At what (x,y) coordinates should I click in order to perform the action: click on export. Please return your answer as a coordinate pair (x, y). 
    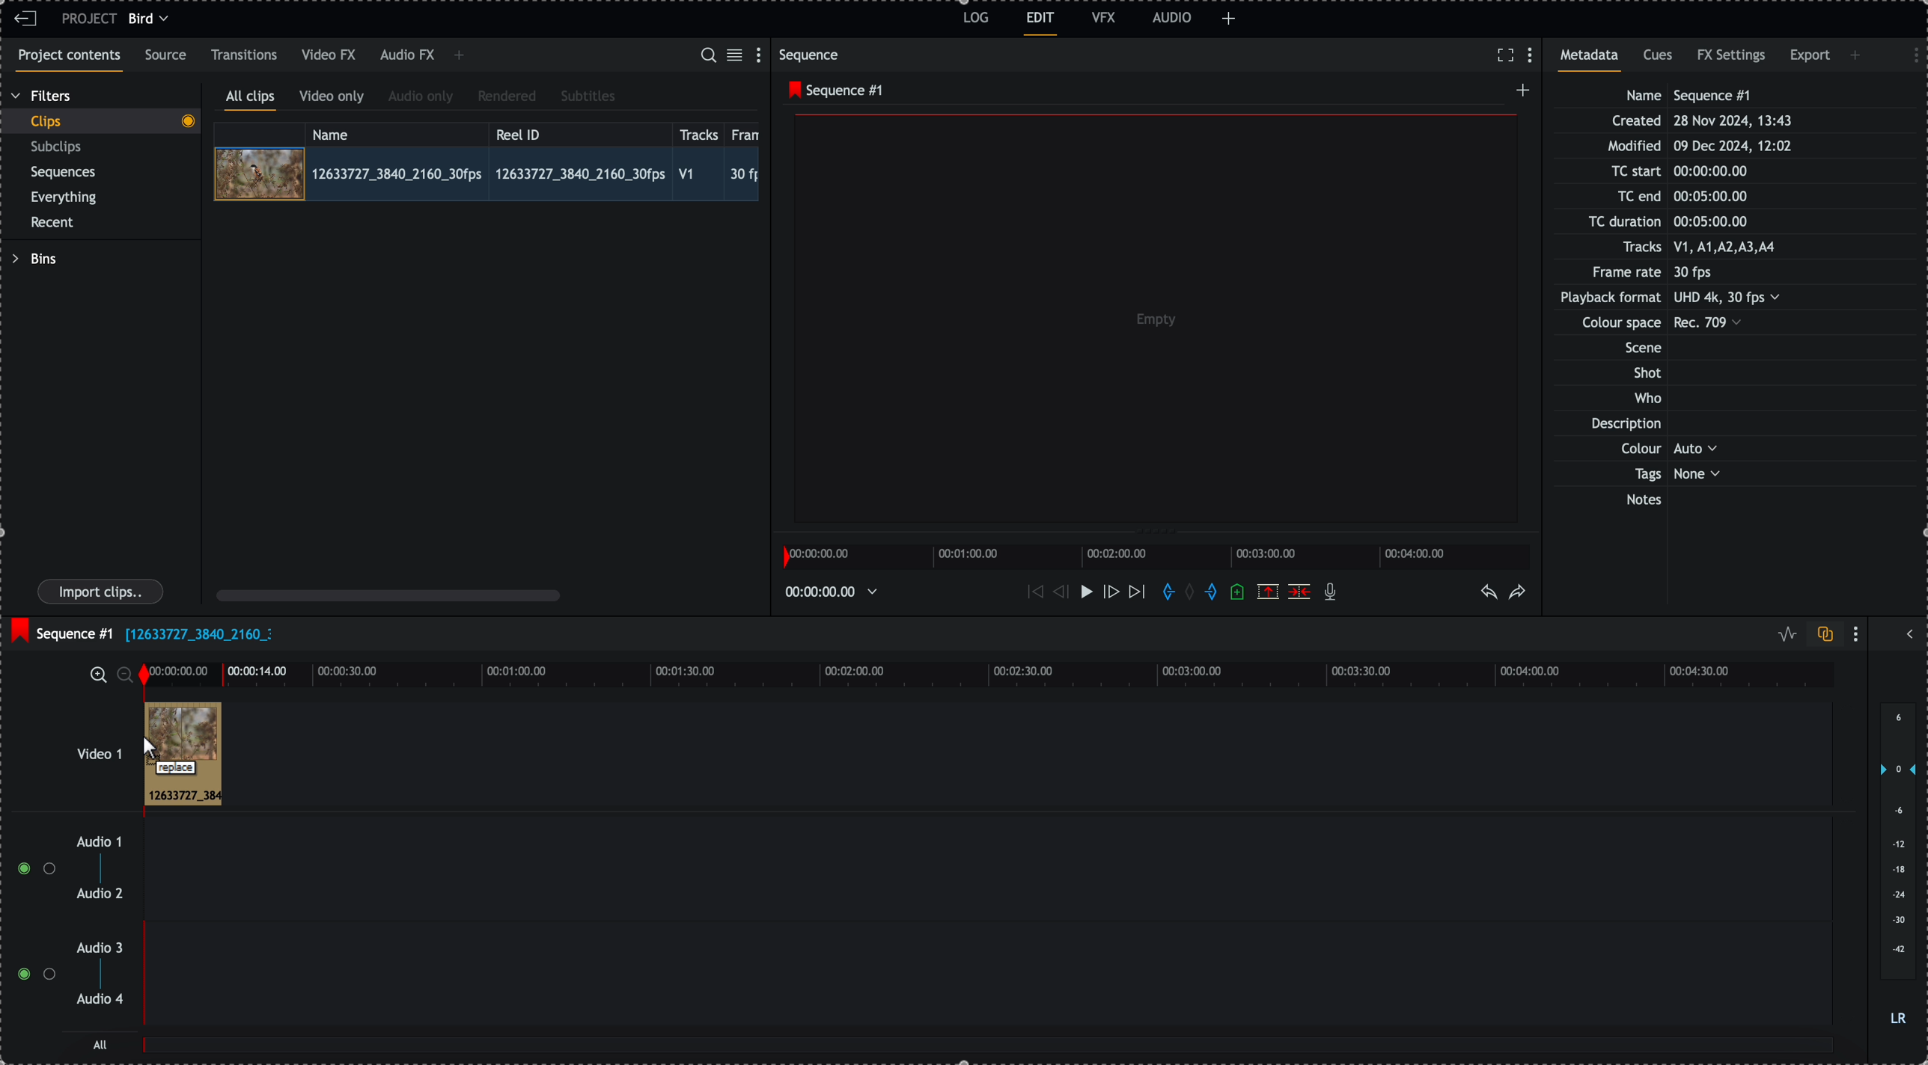
    Looking at the image, I should click on (1810, 58).